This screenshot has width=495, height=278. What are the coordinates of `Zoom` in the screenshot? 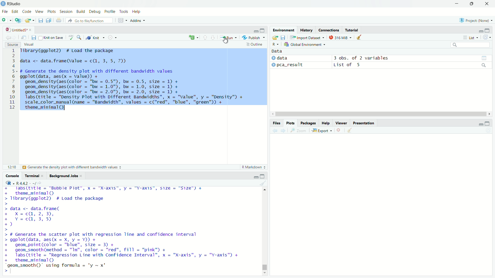 It's located at (299, 130).